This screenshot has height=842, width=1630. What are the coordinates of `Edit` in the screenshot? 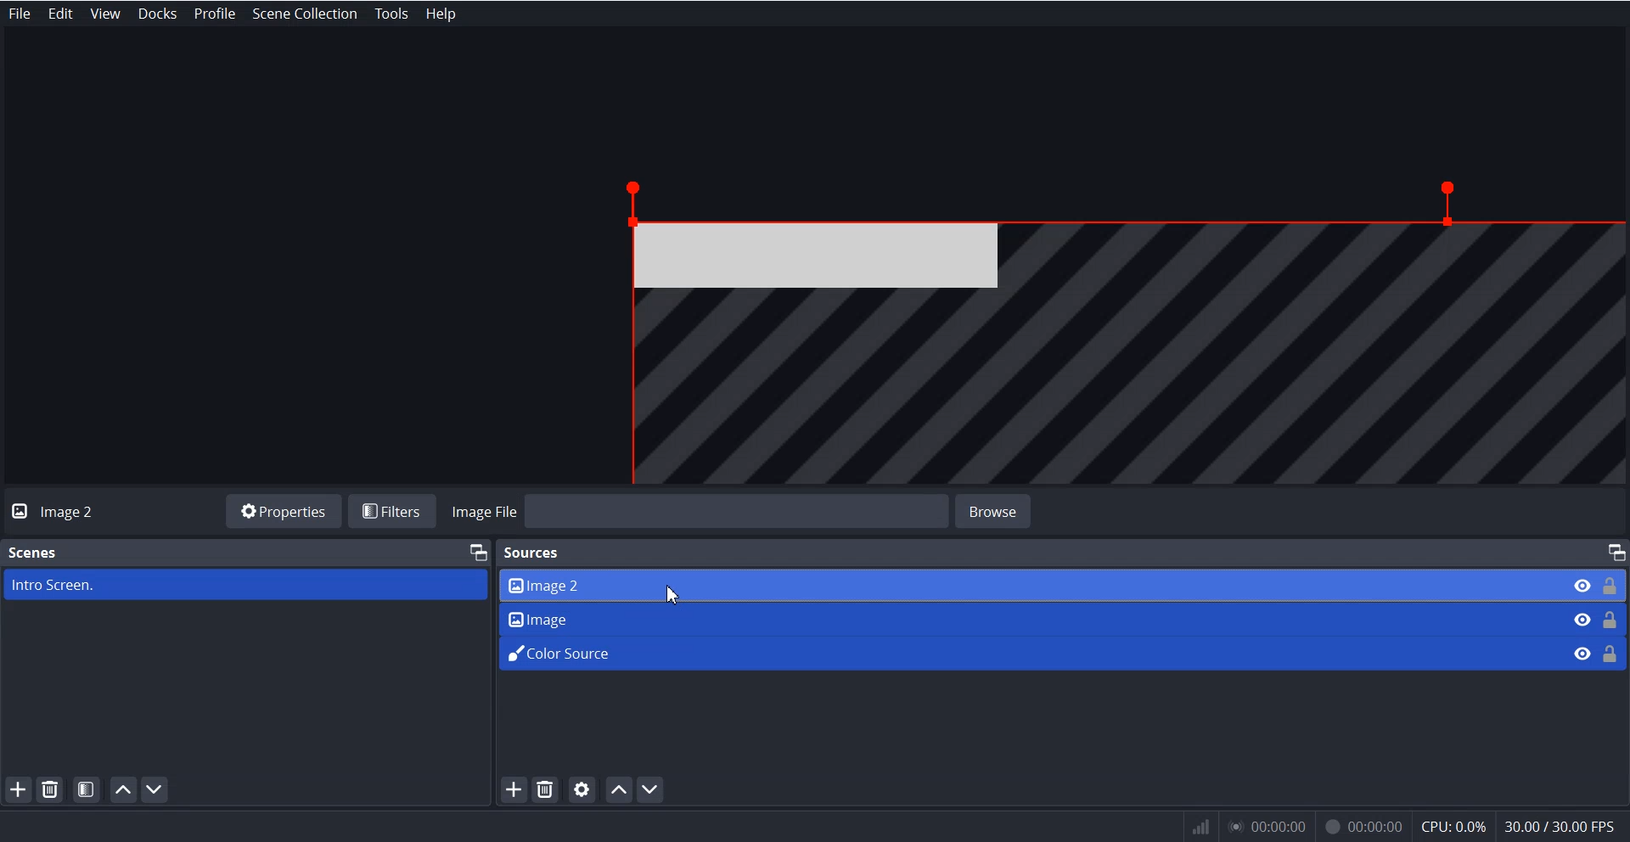 It's located at (61, 14).